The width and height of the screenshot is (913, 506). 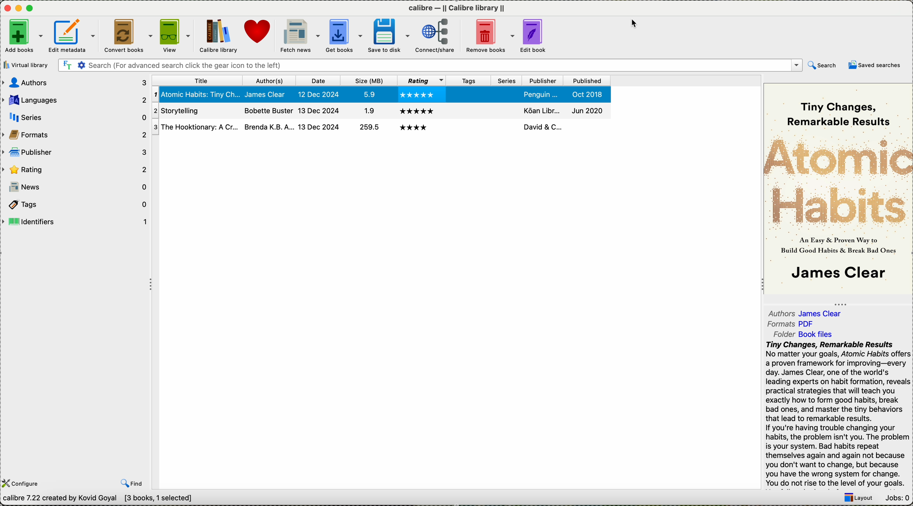 What do you see at coordinates (368, 112) in the screenshot?
I see `259.5` at bounding box center [368, 112].